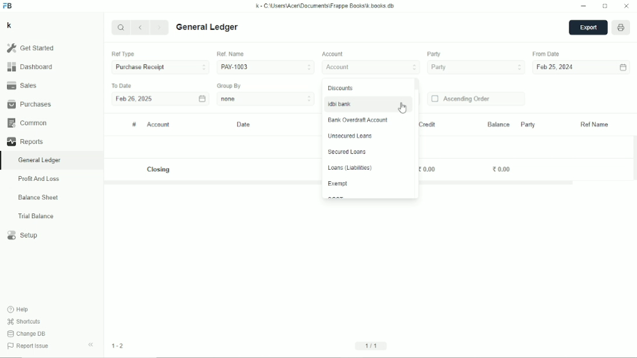  I want to click on Hide sidebar, so click(91, 345).